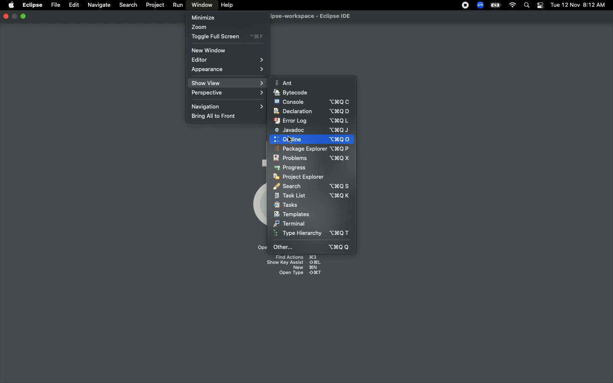 The height and width of the screenshot is (383, 613). Describe the element at coordinates (312, 121) in the screenshot. I see `Error log` at that location.